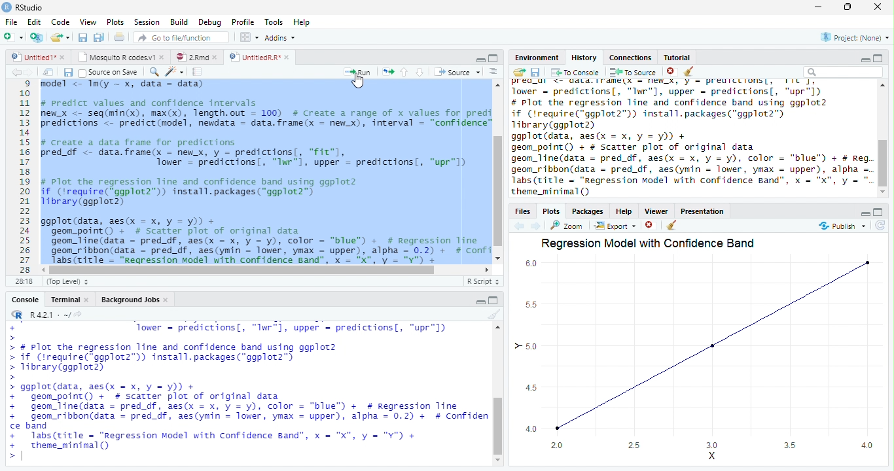 This screenshot has height=471, width=894. Describe the element at coordinates (677, 58) in the screenshot. I see `Tutorial` at that location.